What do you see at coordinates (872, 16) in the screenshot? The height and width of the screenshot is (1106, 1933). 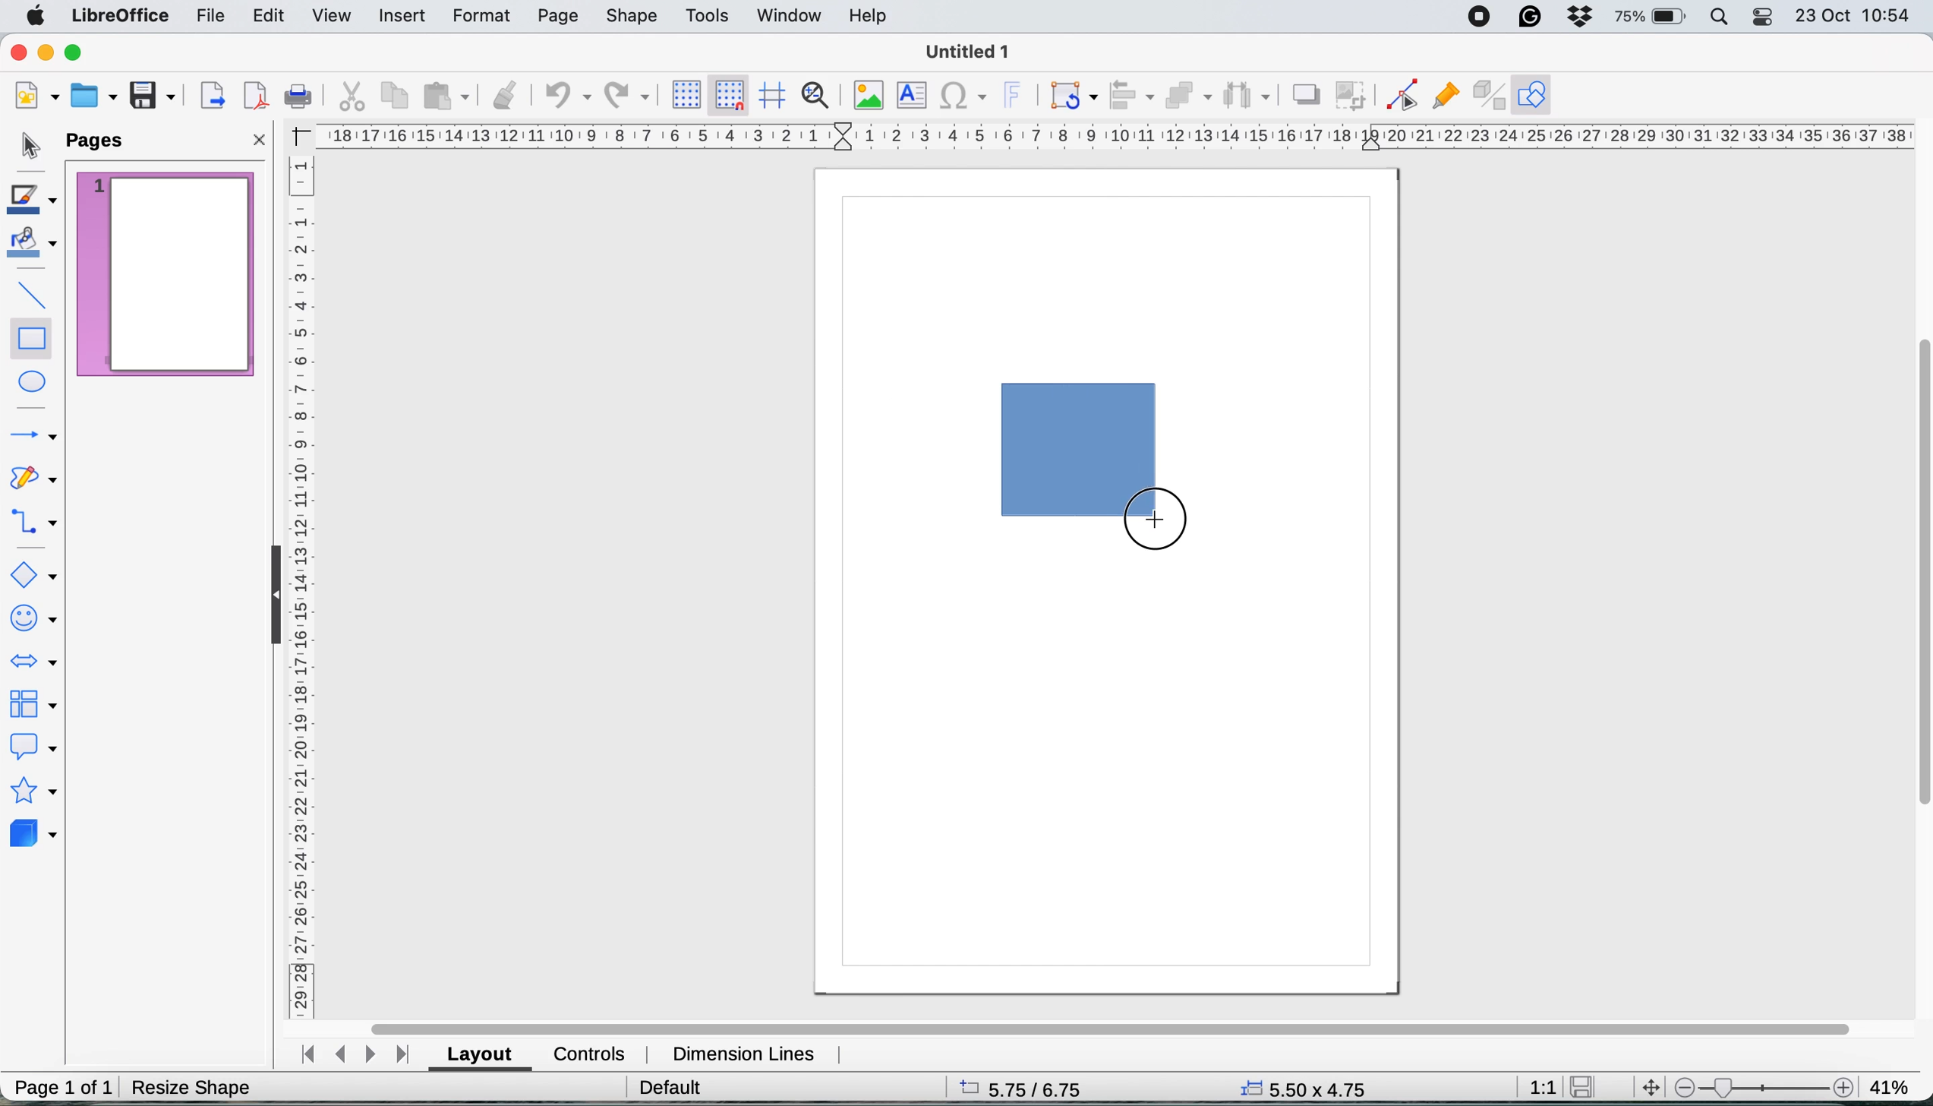 I see `help` at bounding box center [872, 16].